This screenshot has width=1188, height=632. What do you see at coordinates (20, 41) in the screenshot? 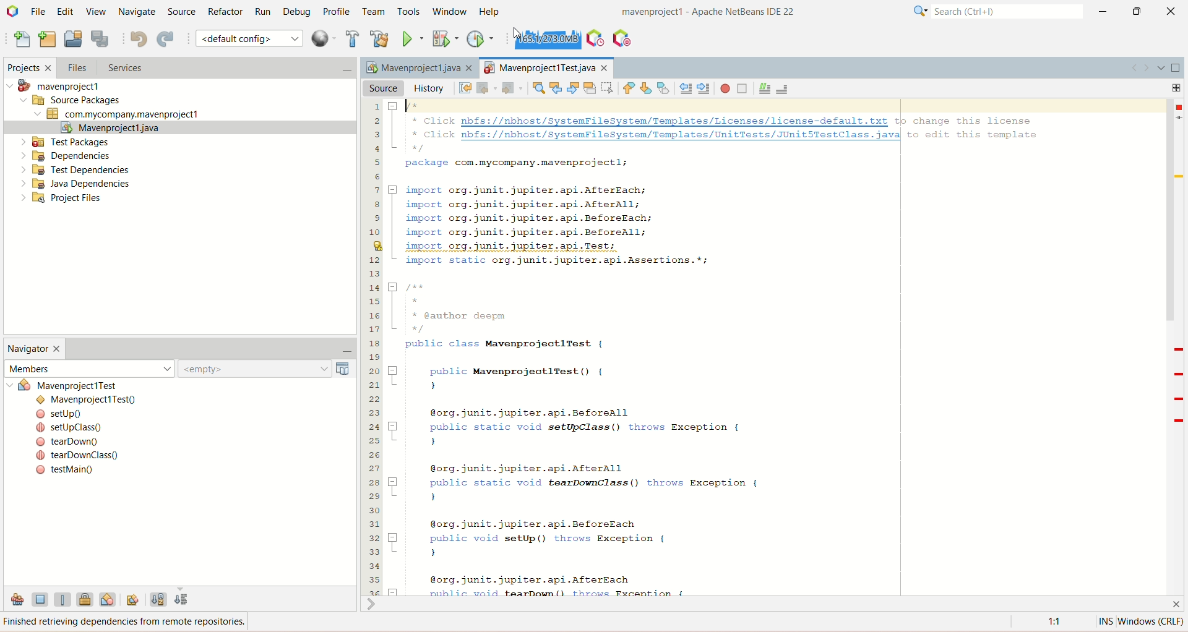
I see `new file` at bounding box center [20, 41].